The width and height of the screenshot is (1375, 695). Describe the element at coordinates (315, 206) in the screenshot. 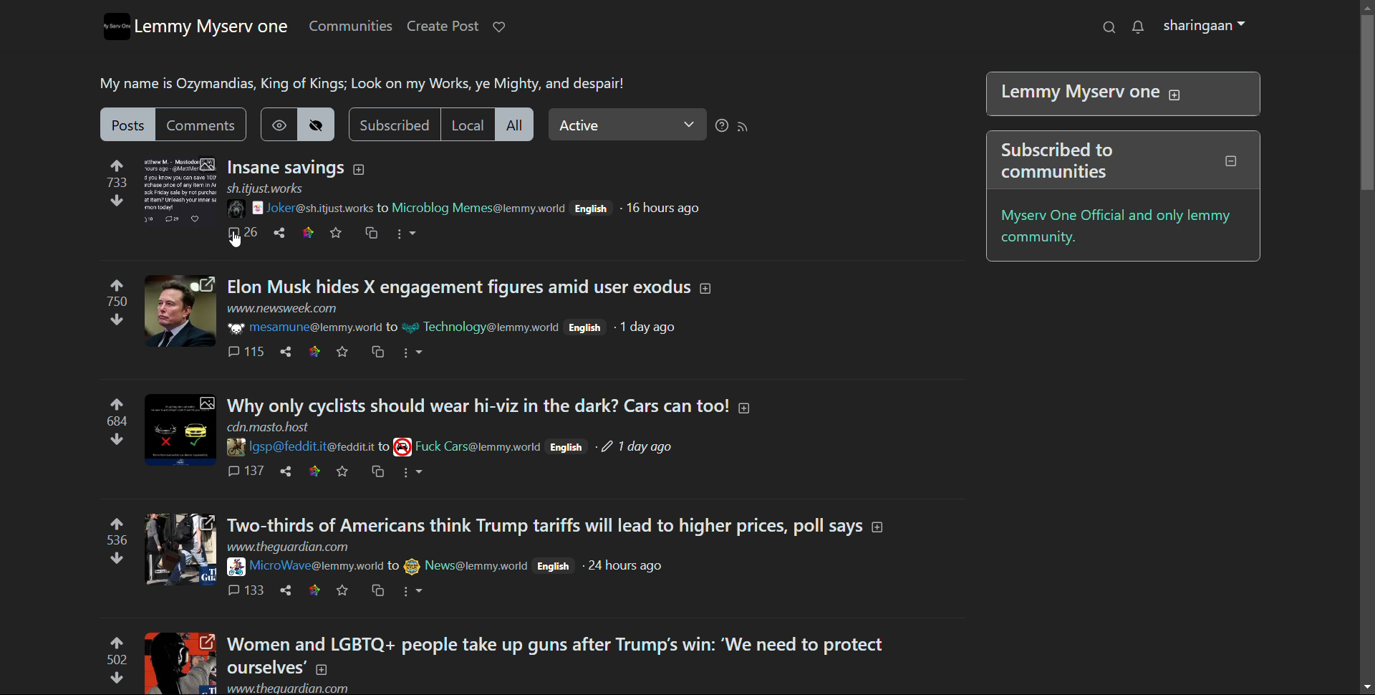

I see `username` at that location.